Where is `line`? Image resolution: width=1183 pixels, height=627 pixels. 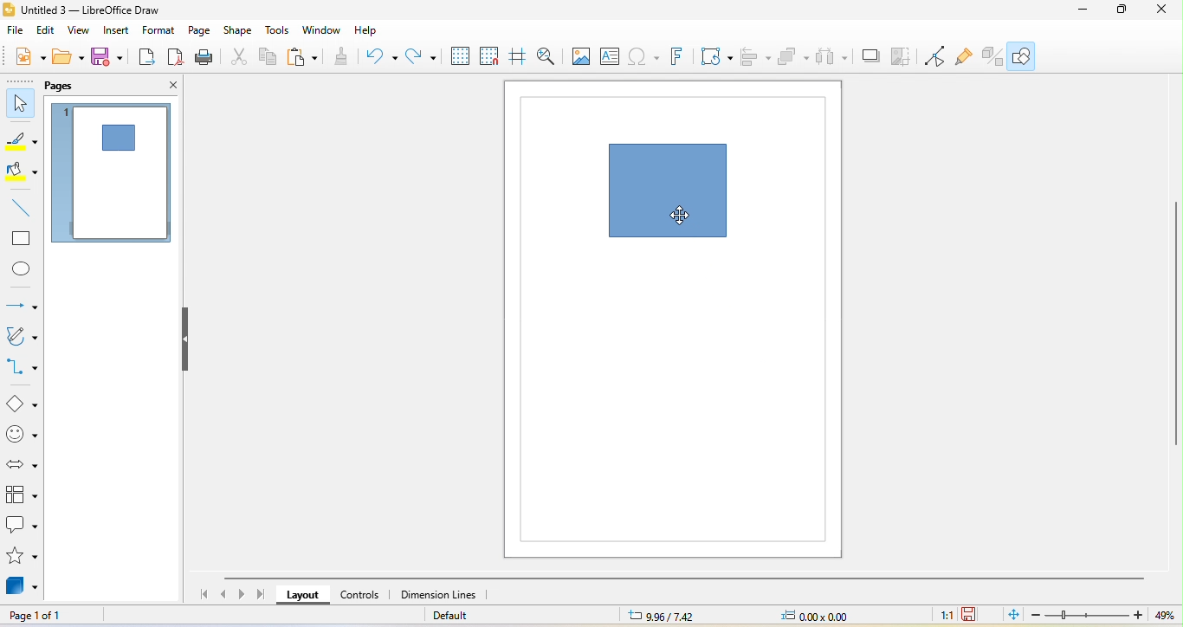 line is located at coordinates (17, 208).